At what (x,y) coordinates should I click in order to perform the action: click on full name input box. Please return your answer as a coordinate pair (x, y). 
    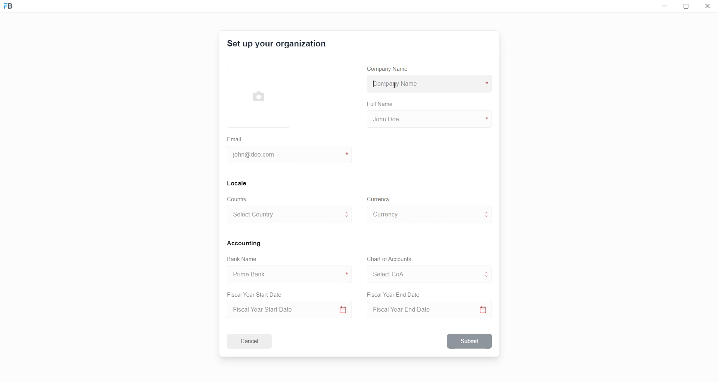
    Looking at the image, I should click on (428, 118).